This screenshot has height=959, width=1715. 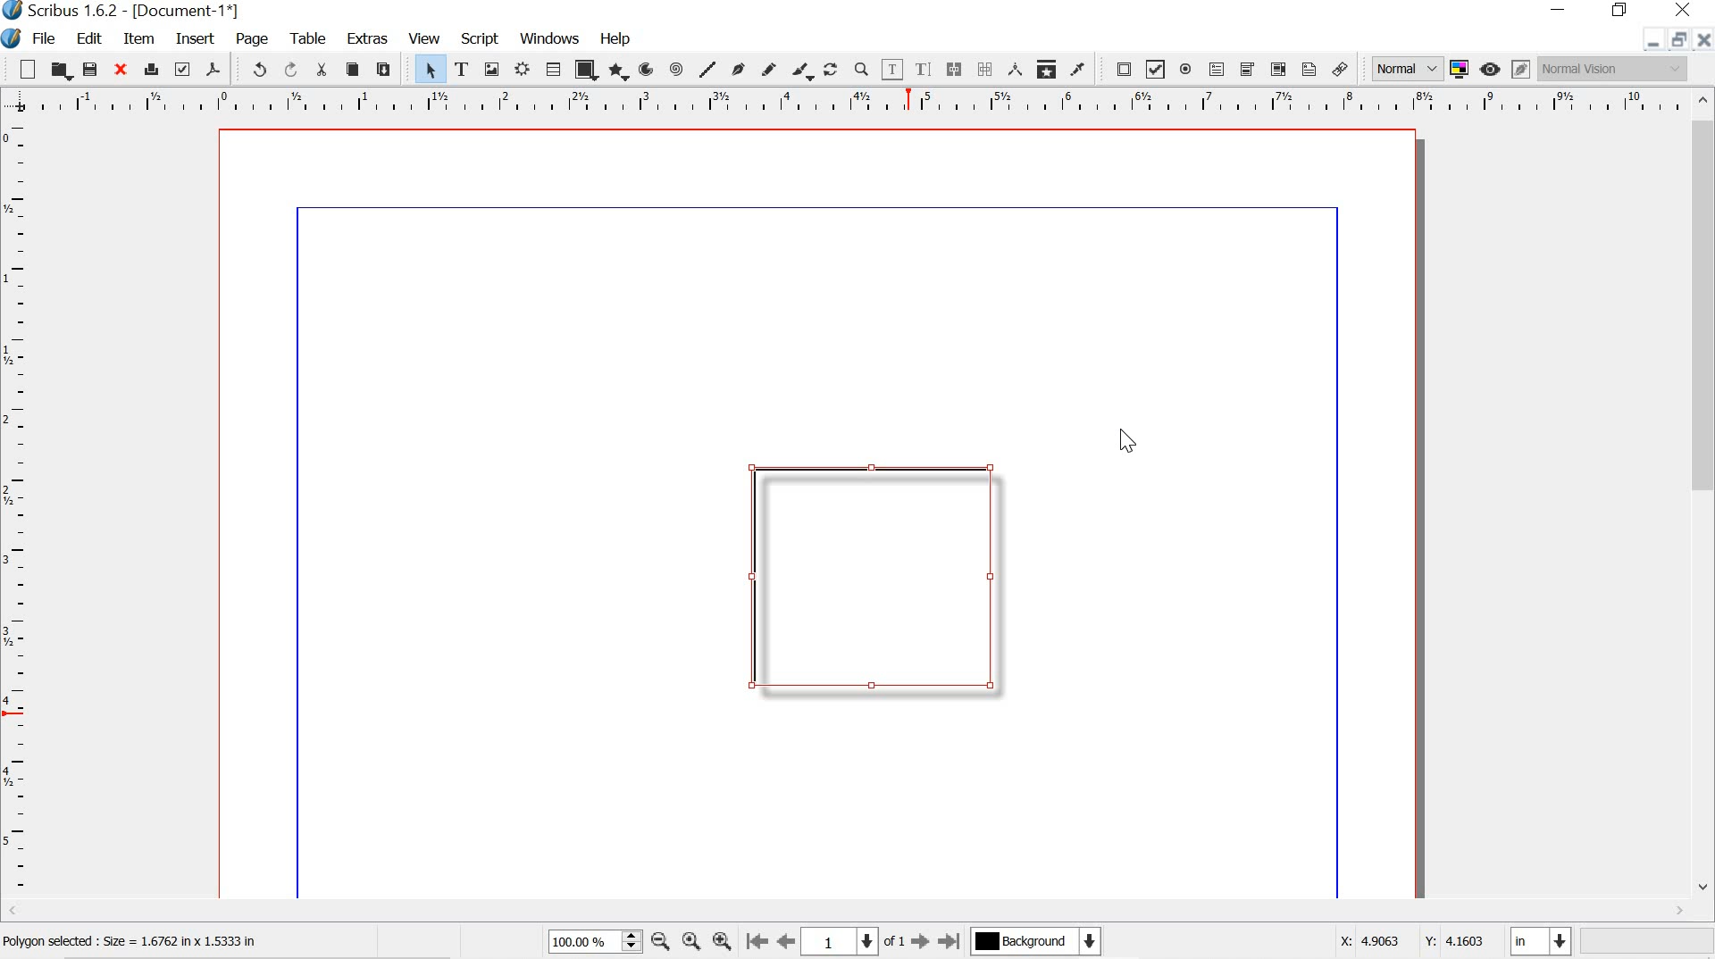 What do you see at coordinates (1128, 441) in the screenshot?
I see `cursor` at bounding box center [1128, 441].